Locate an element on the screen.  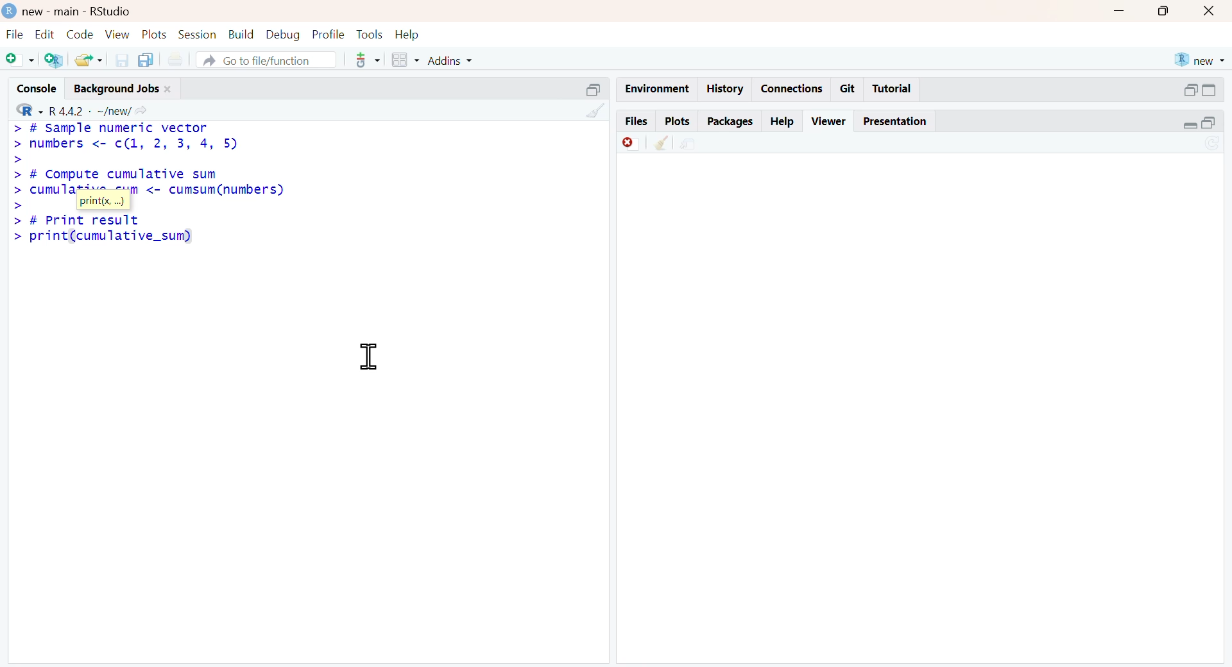
tools is located at coordinates (369, 60).